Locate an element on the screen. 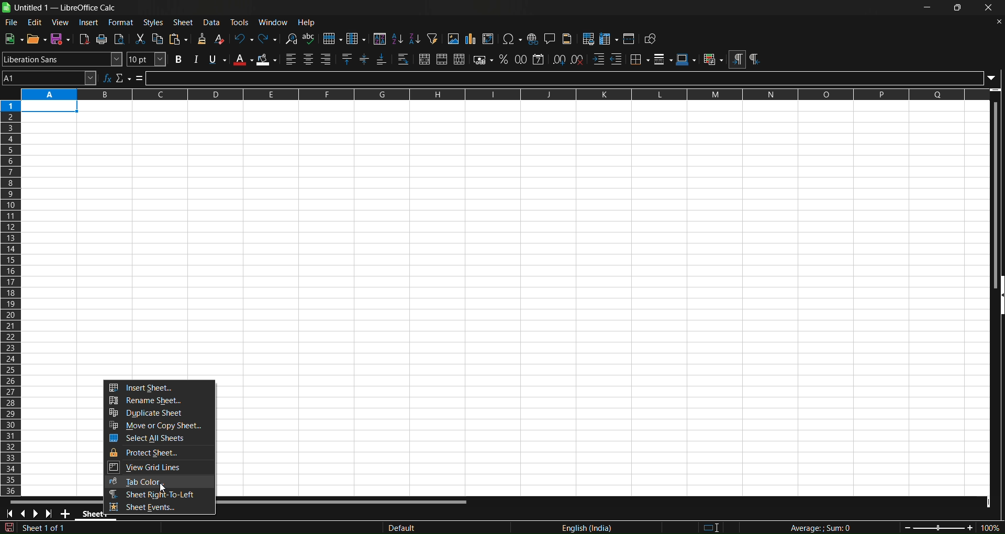 This screenshot has width=1005, height=534. show draw functions is located at coordinates (652, 40).